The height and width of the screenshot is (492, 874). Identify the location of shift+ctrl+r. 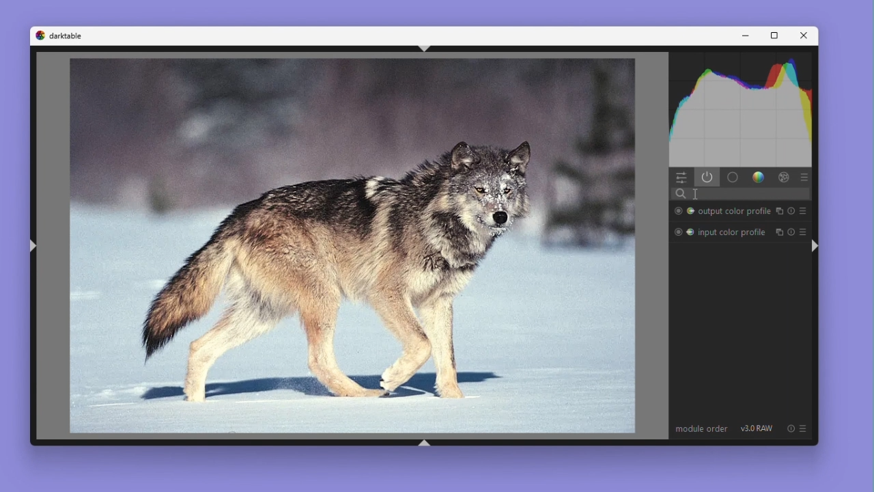
(814, 245).